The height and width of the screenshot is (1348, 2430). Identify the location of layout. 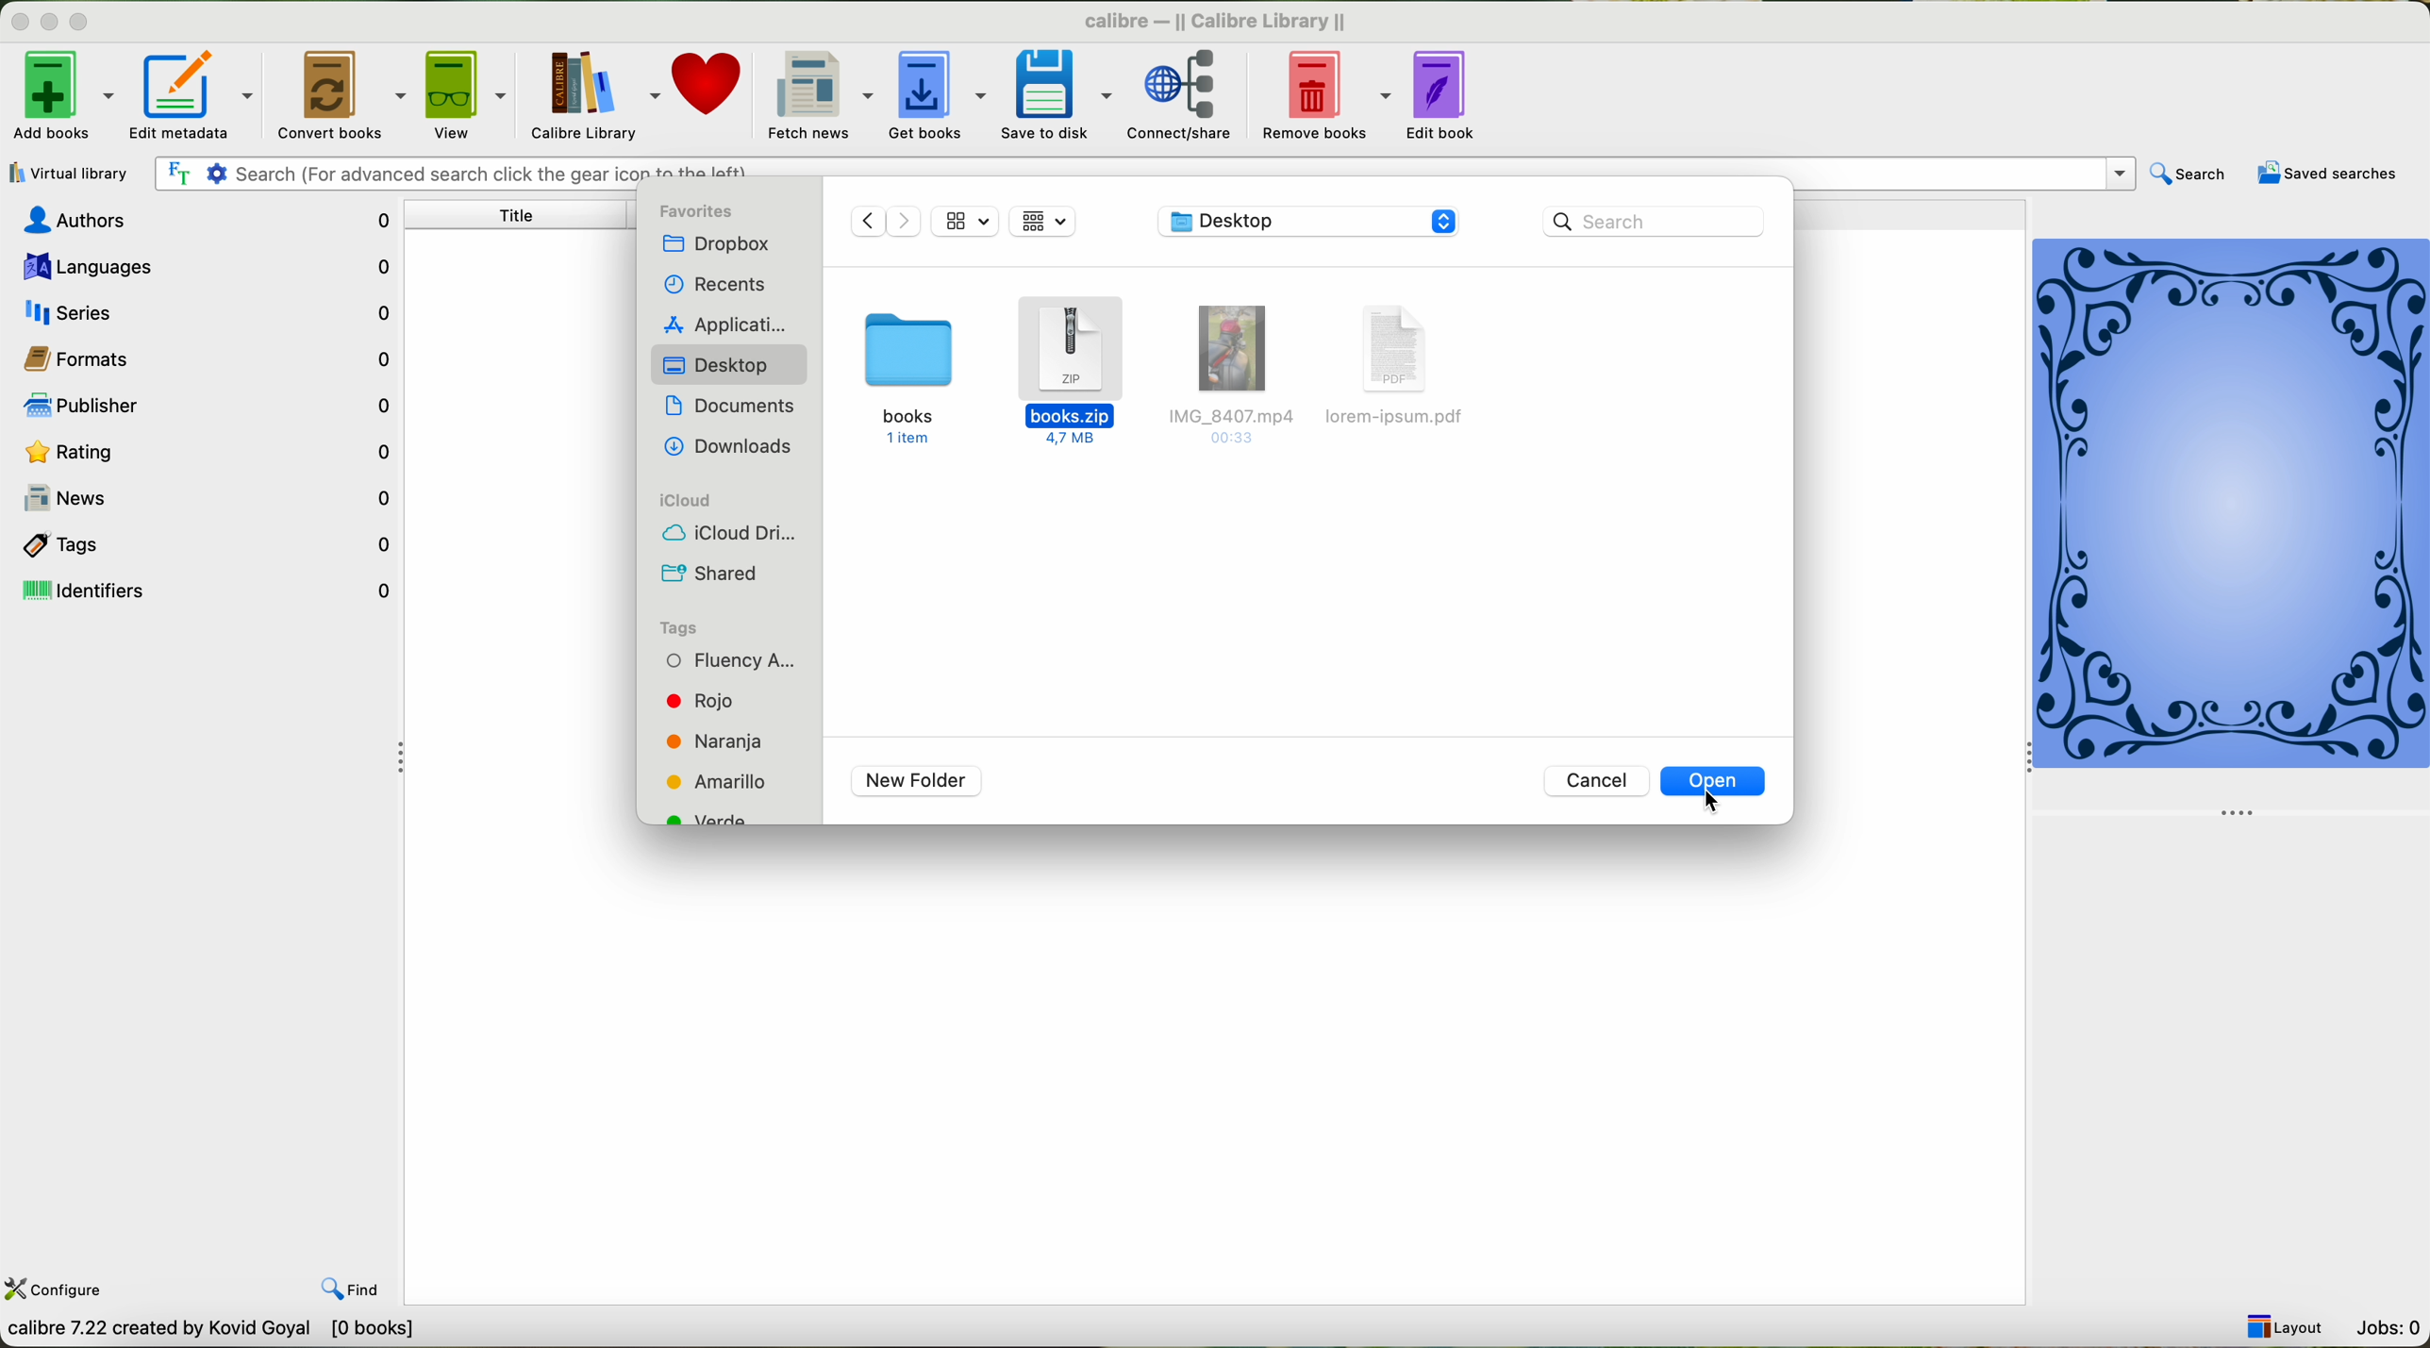
(2283, 1327).